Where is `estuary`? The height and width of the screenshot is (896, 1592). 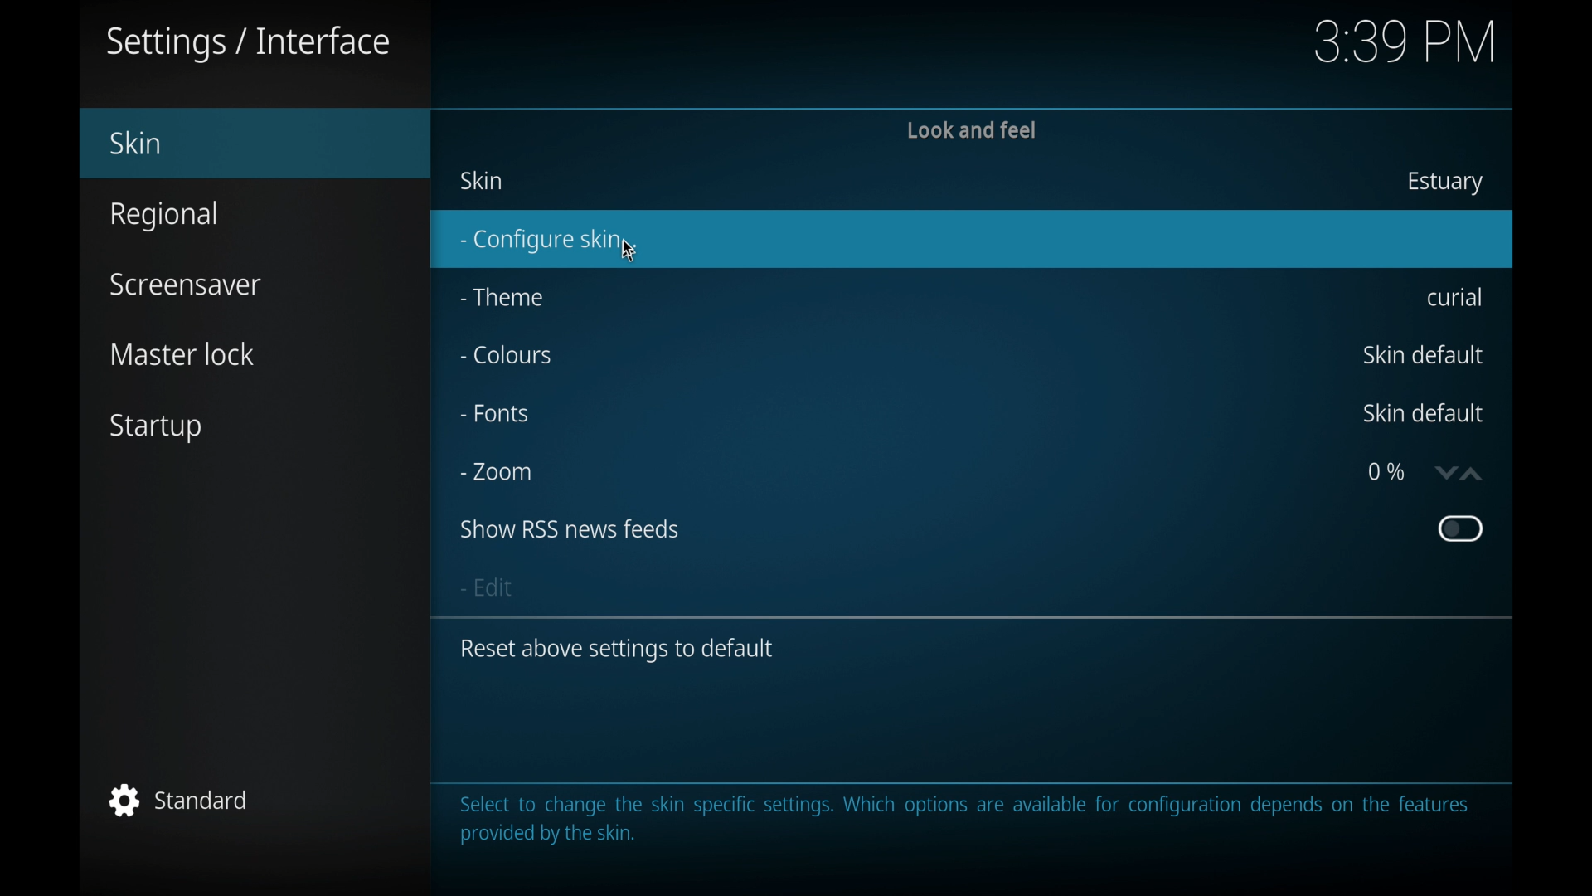 estuary is located at coordinates (1444, 183).